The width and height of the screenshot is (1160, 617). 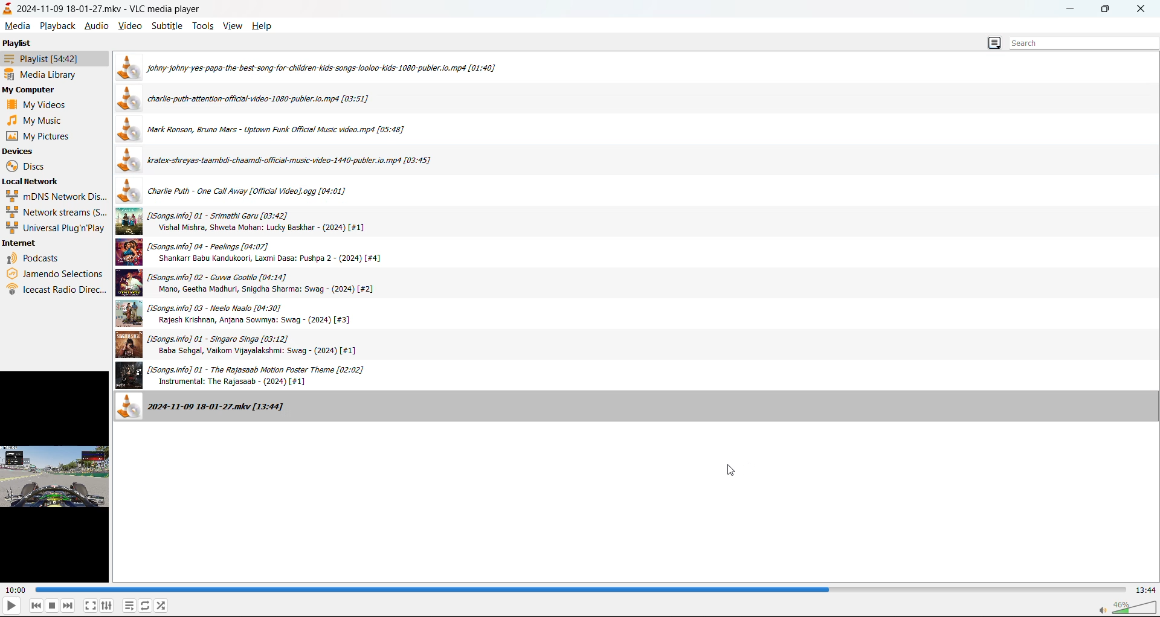 I want to click on mdns network, so click(x=58, y=196).